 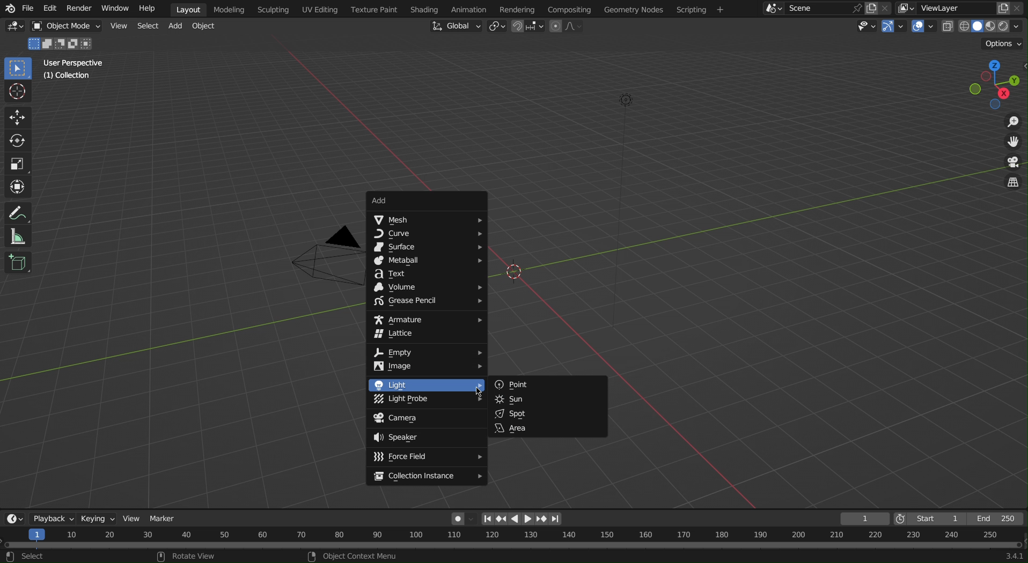 I want to click on Rendering, so click(x=516, y=8).